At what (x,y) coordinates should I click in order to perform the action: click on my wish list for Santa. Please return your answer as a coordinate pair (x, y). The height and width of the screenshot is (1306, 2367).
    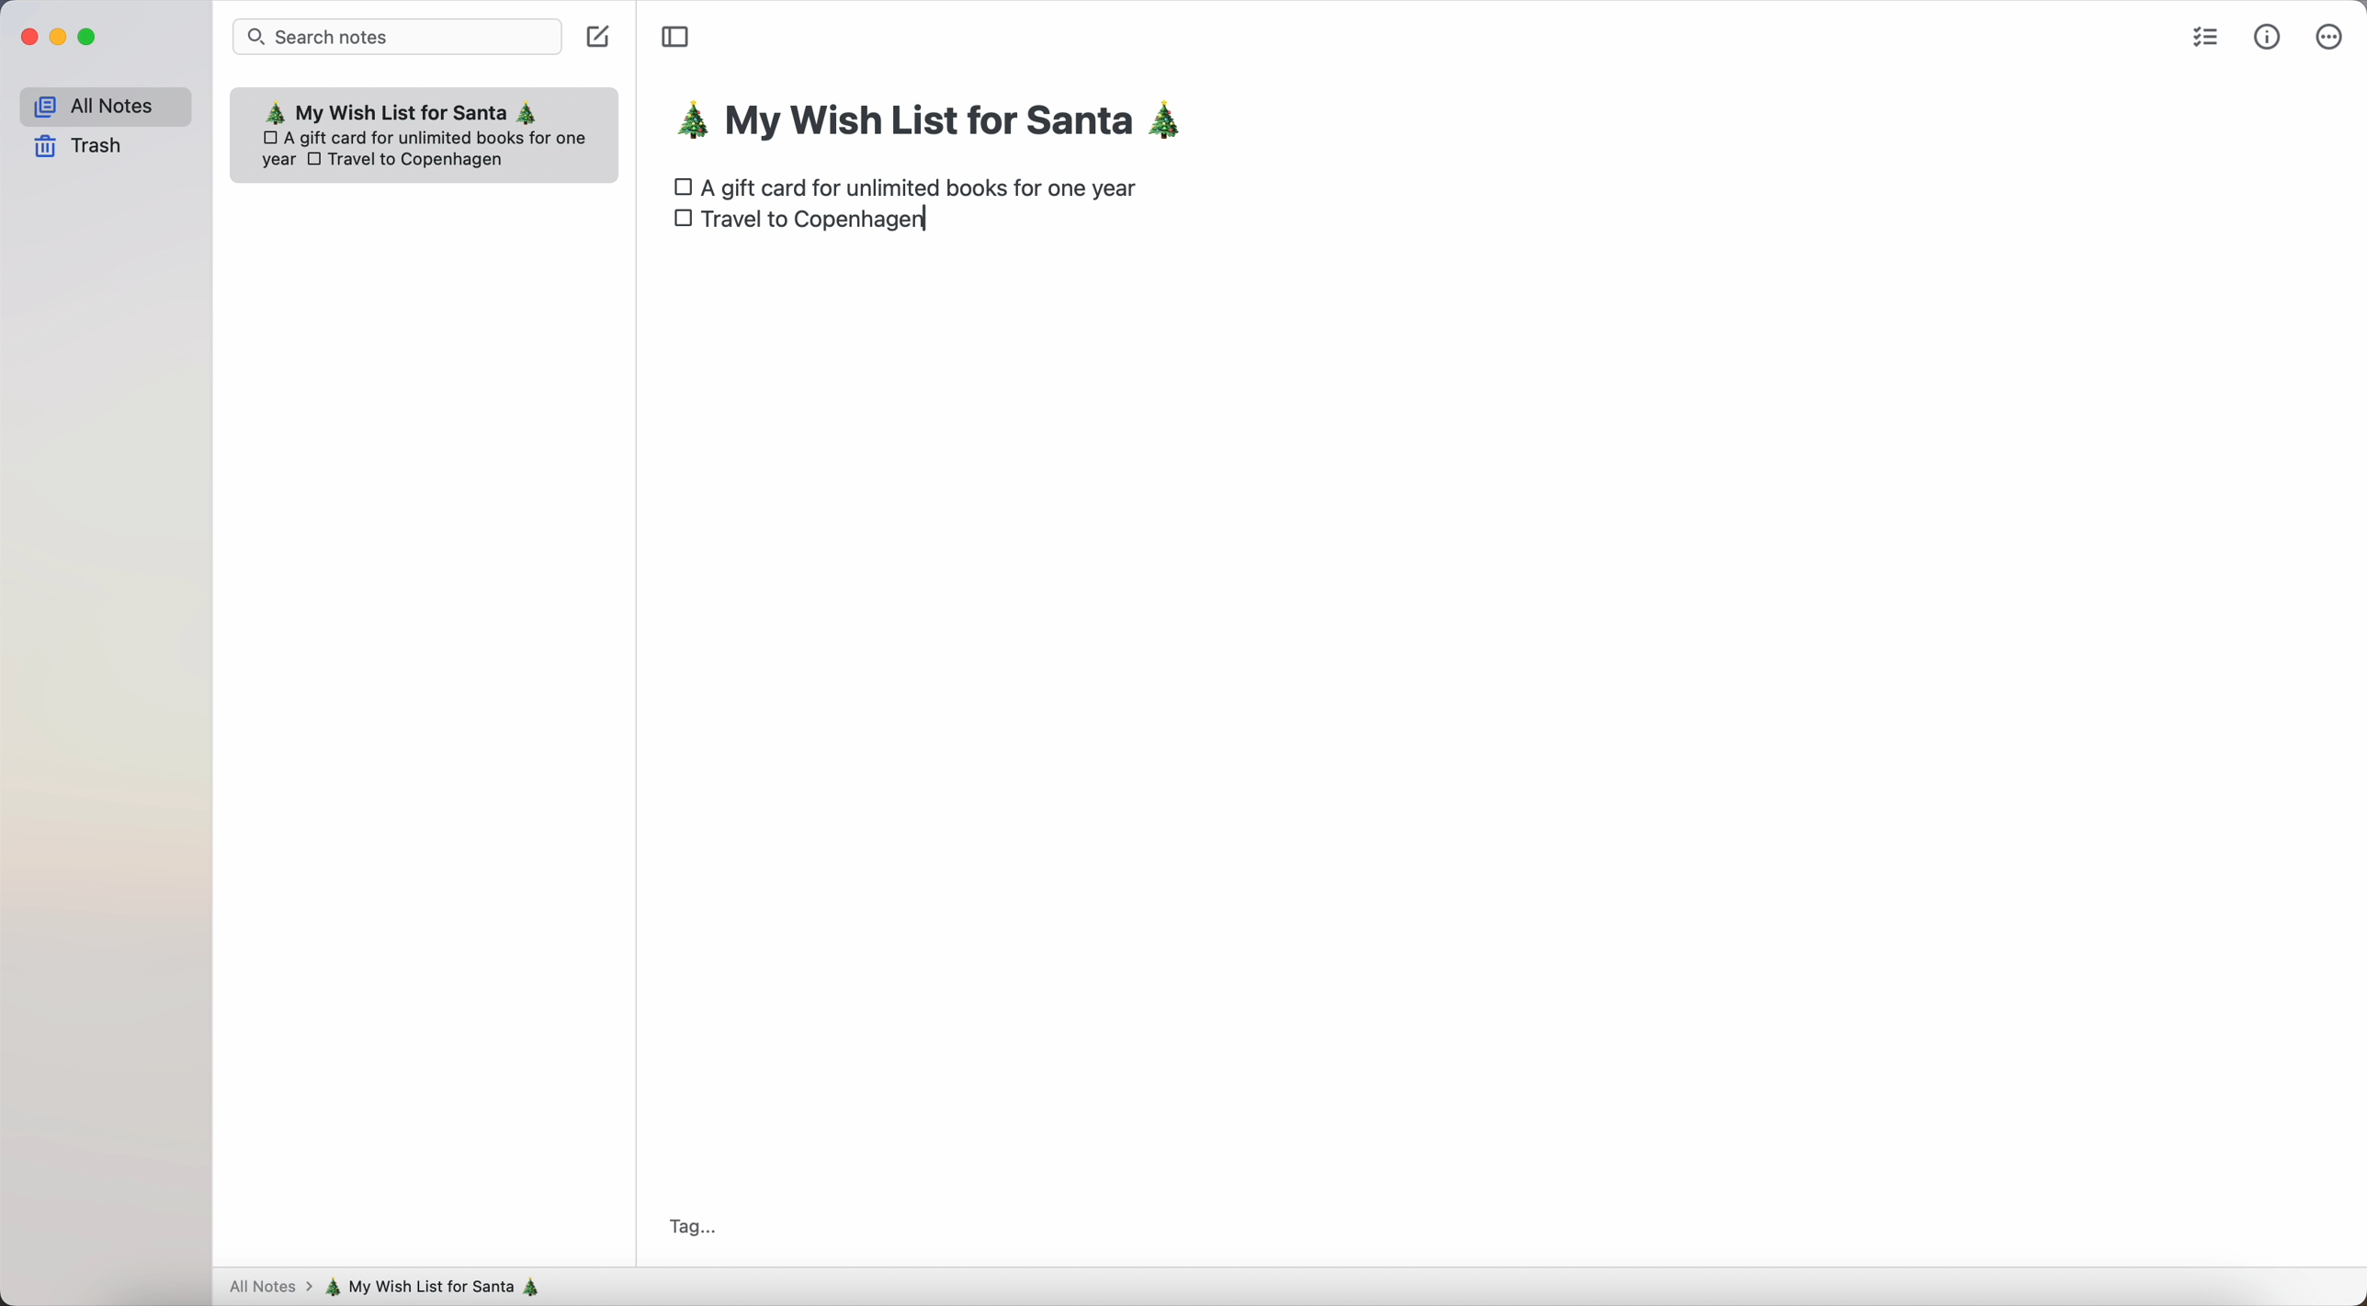
    Looking at the image, I should click on (940, 124).